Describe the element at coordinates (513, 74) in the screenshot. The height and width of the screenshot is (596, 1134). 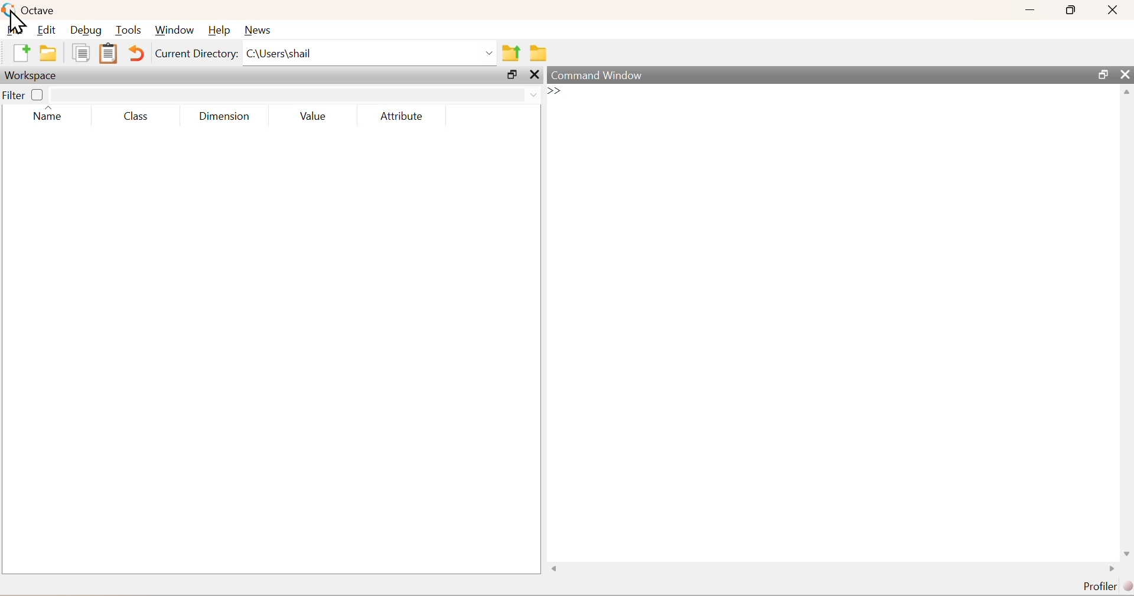
I see `resize` at that location.